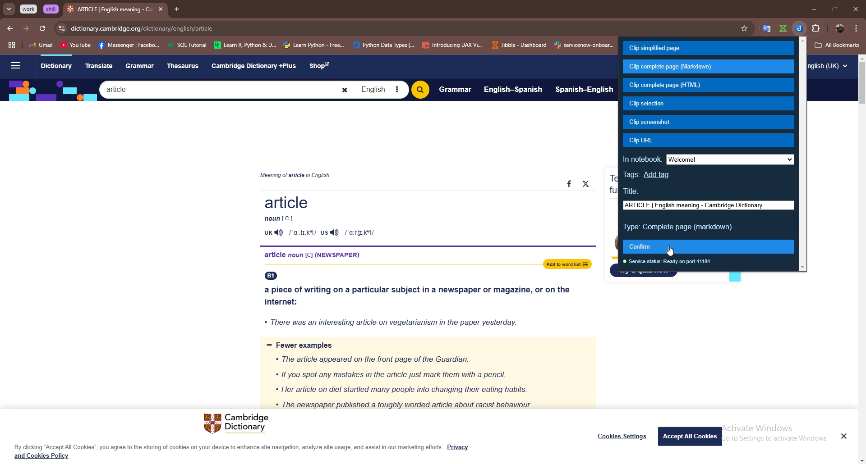 This screenshot has width=866, height=464. What do you see at coordinates (585, 91) in the screenshot?
I see `Spanish-English` at bounding box center [585, 91].